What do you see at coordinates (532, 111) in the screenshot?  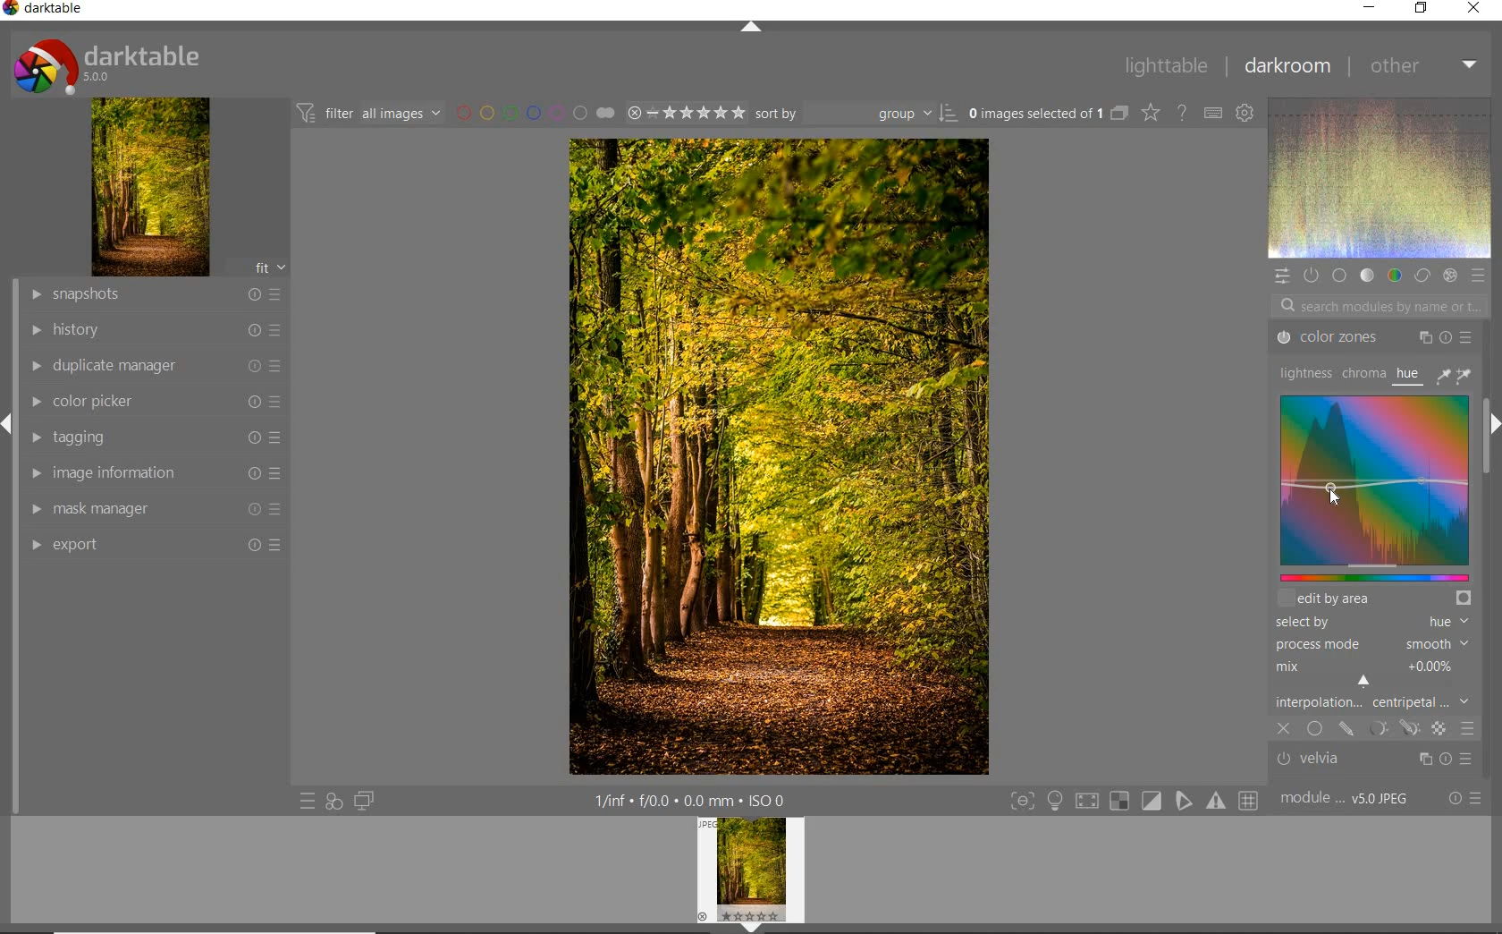 I see `FILTER BY IMAGE COLOR LABEL` at bounding box center [532, 111].